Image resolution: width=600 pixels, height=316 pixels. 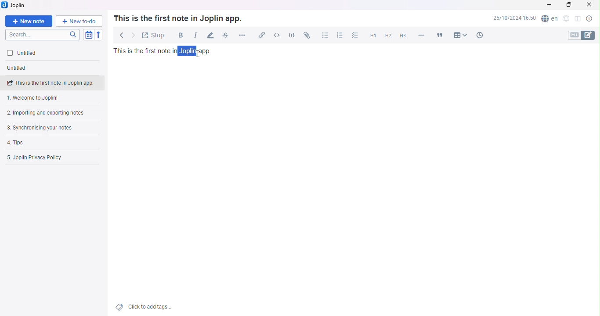 I want to click on Horizontal line, so click(x=421, y=35).